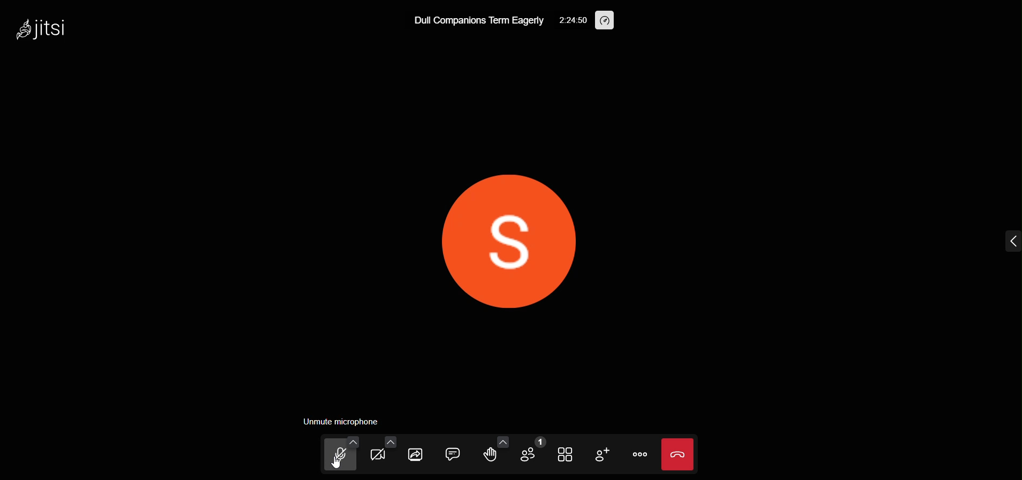  Describe the element at coordinates (453, 453) in the screenshot. I see `chat` at that location.